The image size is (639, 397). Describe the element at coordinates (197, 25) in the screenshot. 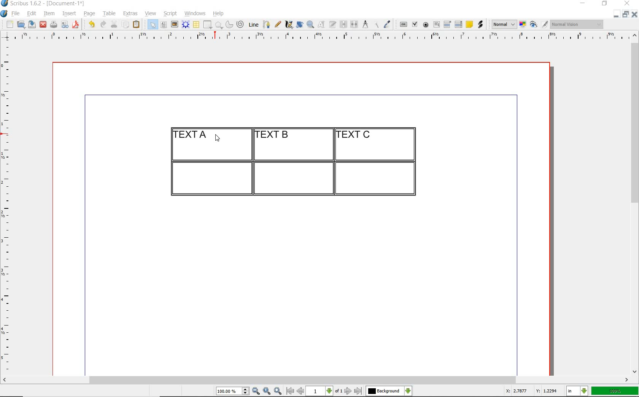

I see `table` at that location.